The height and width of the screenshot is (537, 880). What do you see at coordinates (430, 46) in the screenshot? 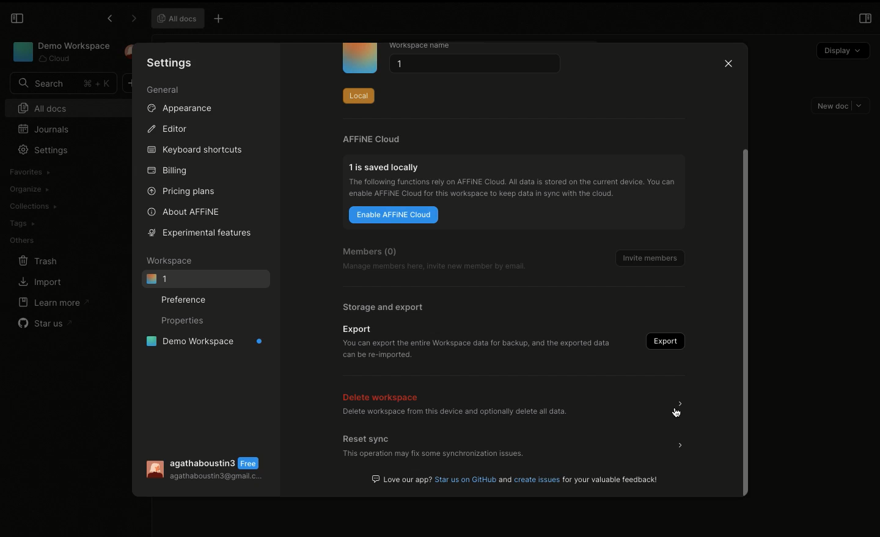
I see `Workspace name` at bounding box center [430, 46].